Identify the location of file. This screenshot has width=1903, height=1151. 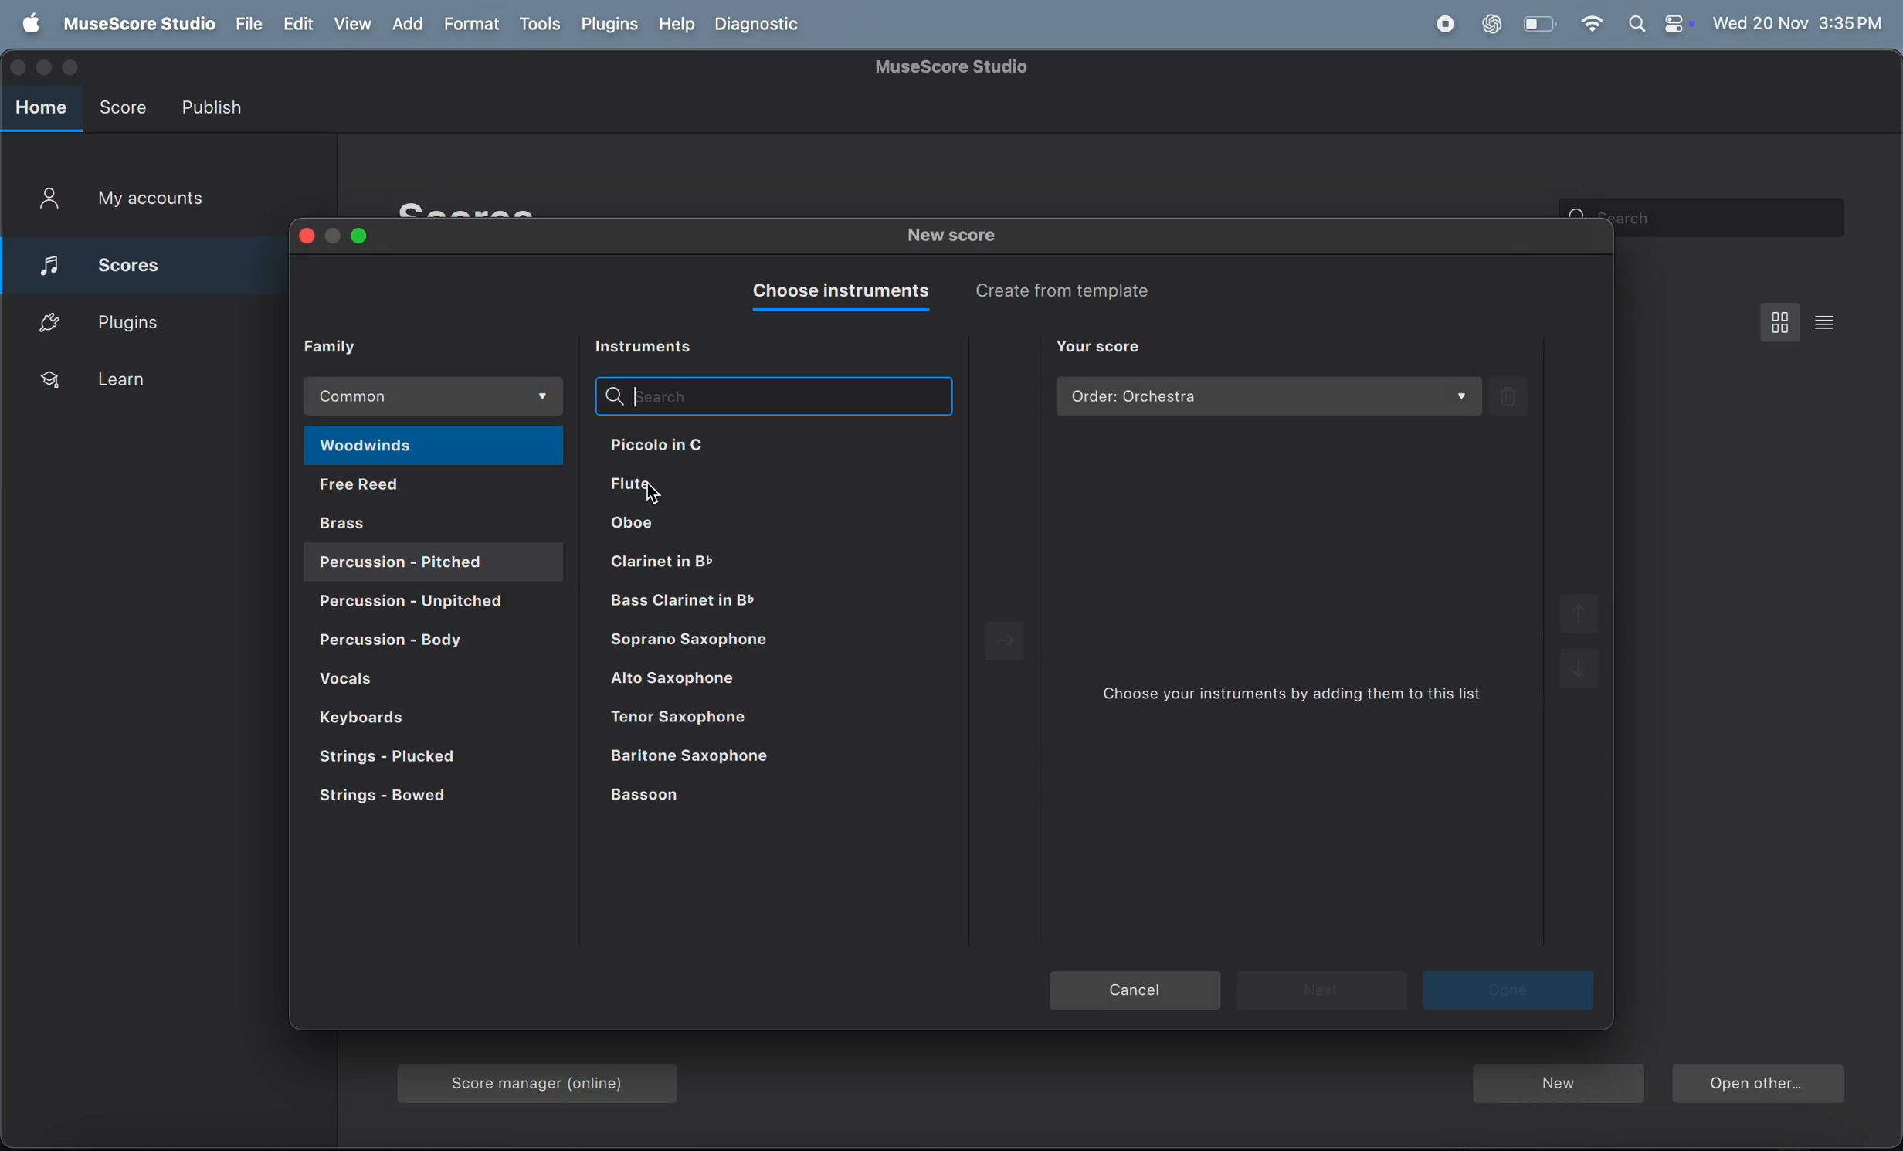
(246, 25).